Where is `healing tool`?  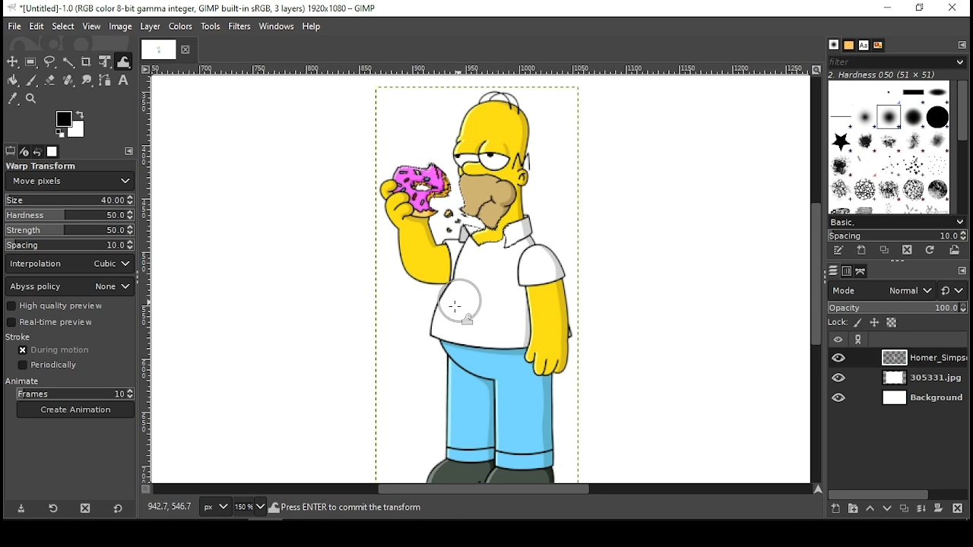
healing tool is located at coordinates (70, 81).